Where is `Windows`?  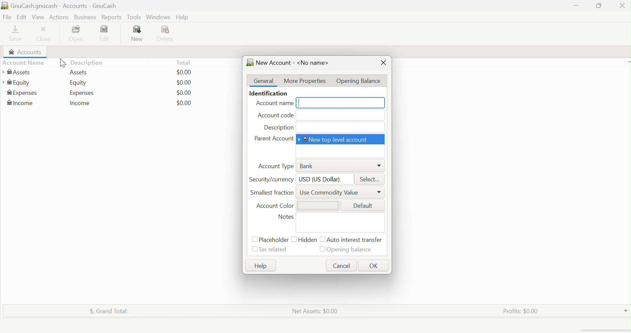
Windows is located at coordinates (158, 17).